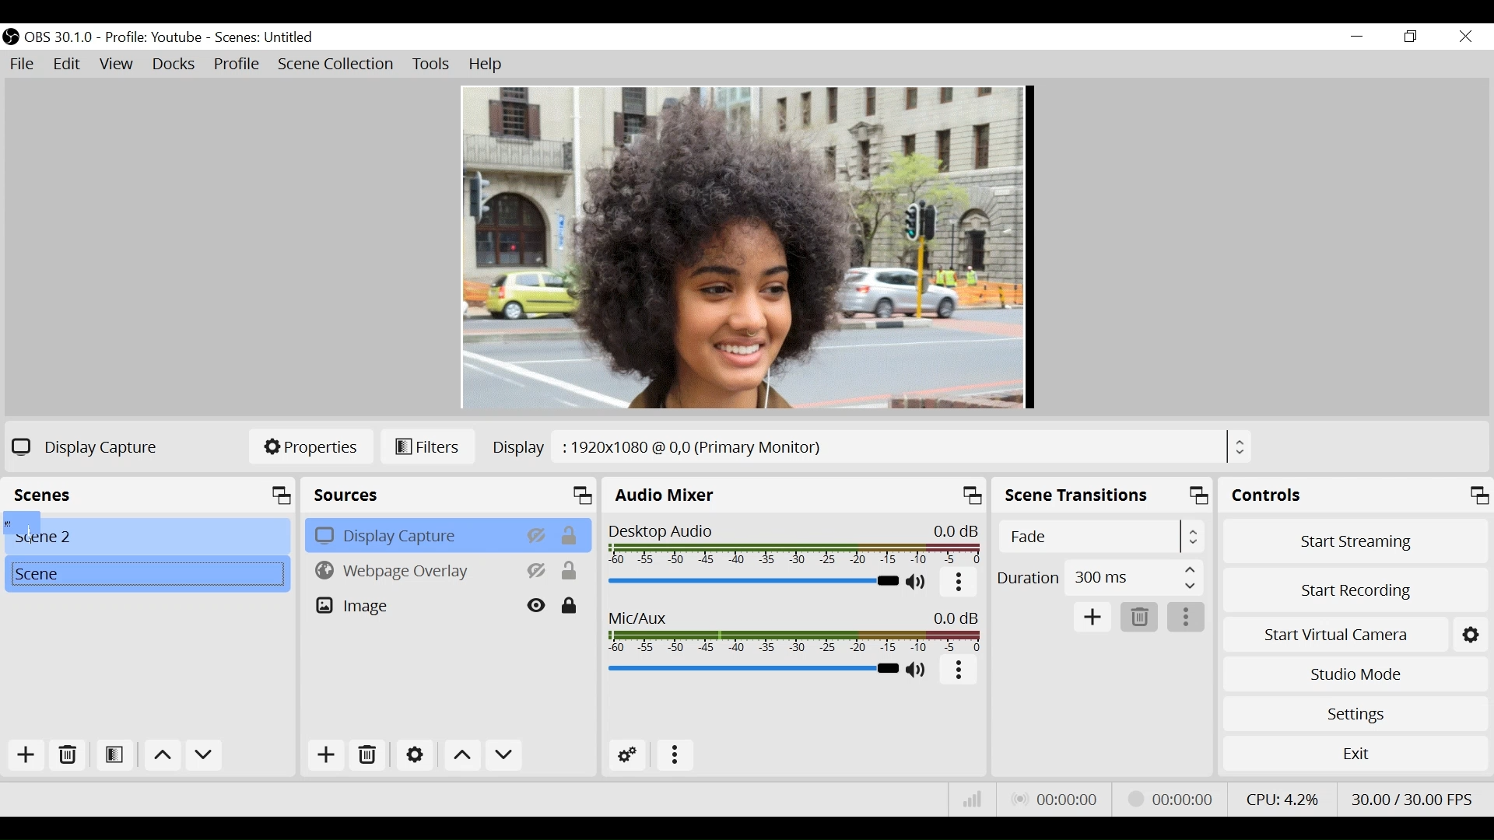 The height and width of the screenshot is (840, 1494). I want to click on Scene, so click(146, 575).